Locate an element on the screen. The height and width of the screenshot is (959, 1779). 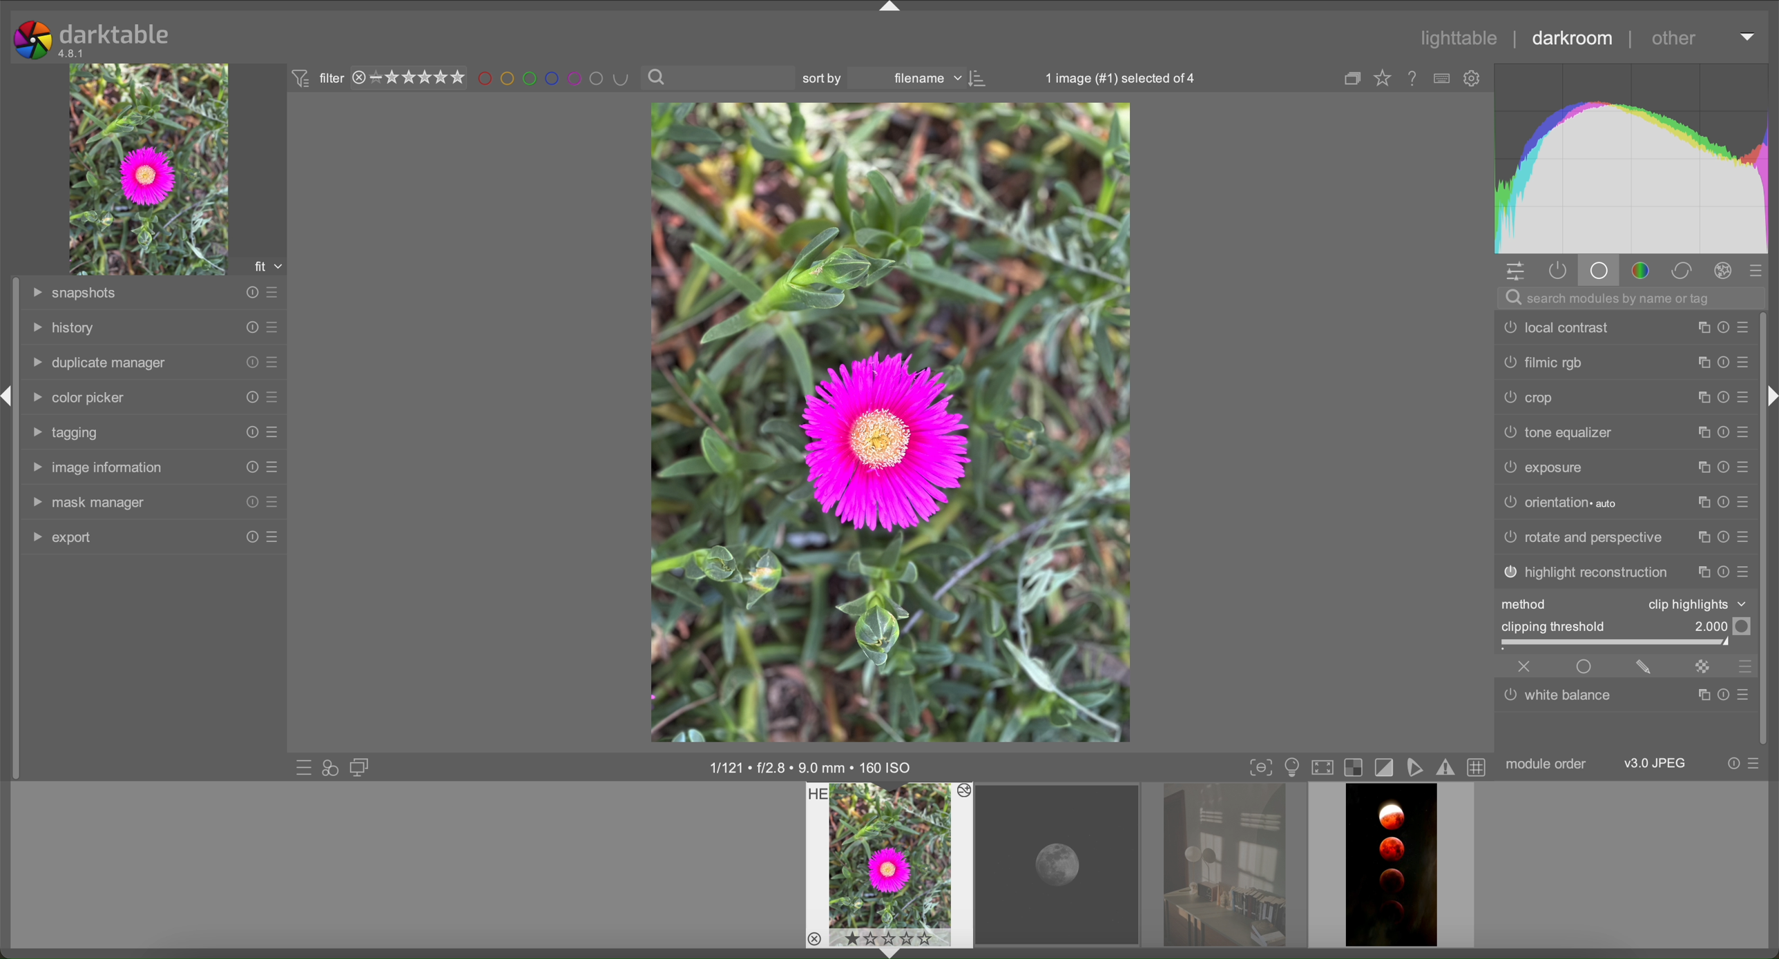
search bar is located at coordinates (1633, 298).